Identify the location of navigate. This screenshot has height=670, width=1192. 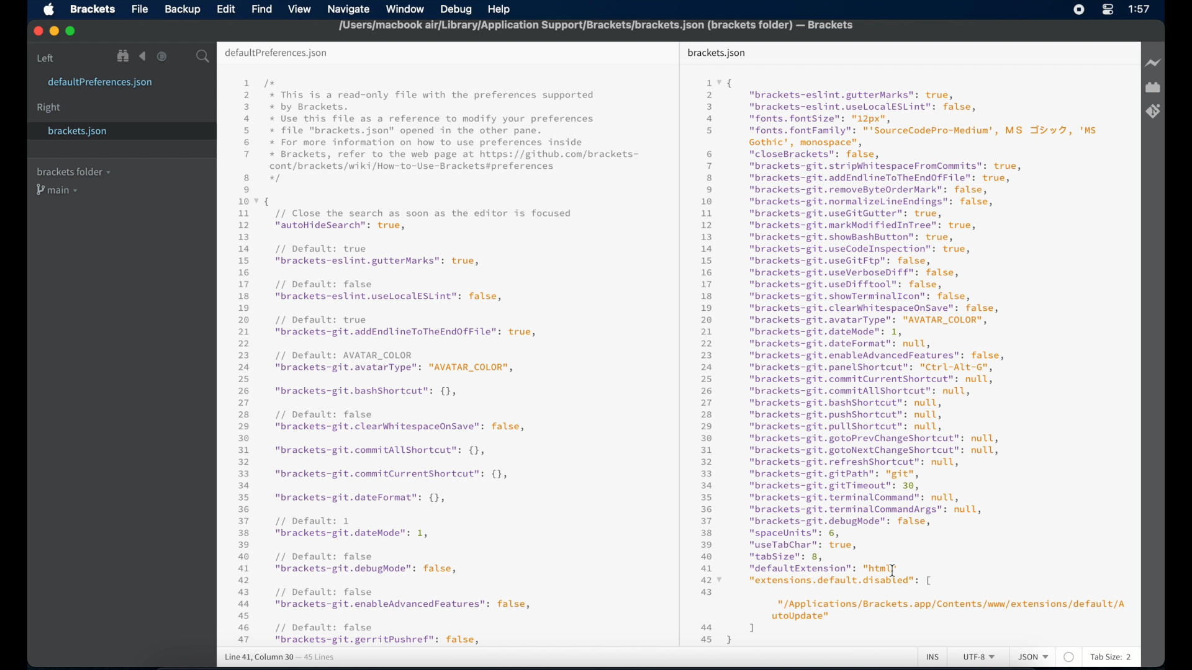
(350, 10).